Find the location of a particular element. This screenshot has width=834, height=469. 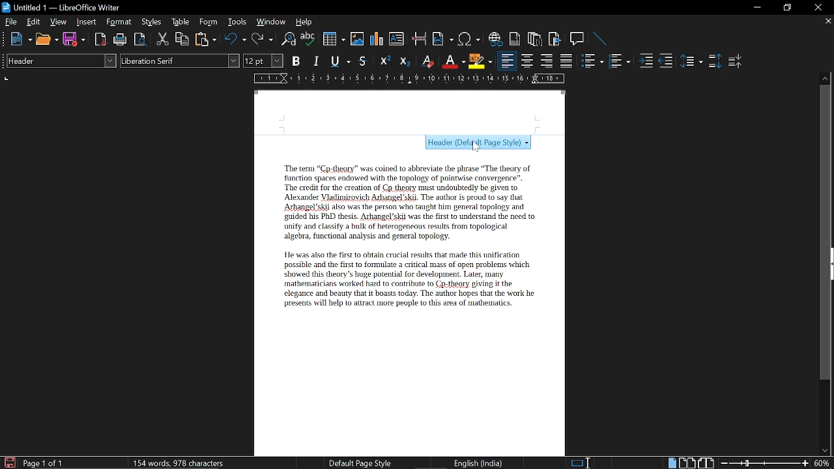

Print is located at coordinates (121, 40).